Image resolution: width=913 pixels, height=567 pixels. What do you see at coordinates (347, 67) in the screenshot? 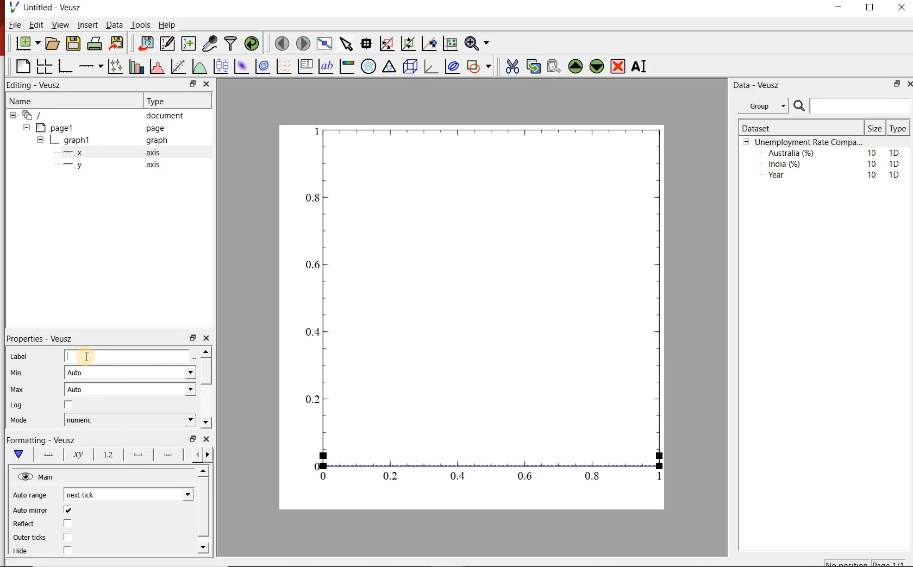
I see `image color bar` at bounding box center [347, 67].